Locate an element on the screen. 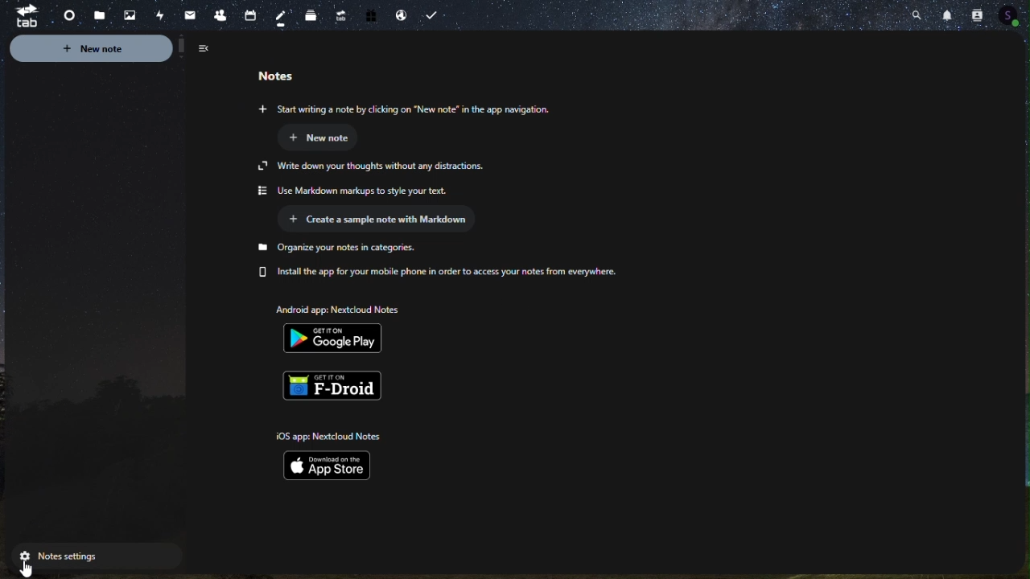 The height and width of the screenshot is (579, 1030). ‘Organize your notes in categories. is located at coordinates (340, 249).